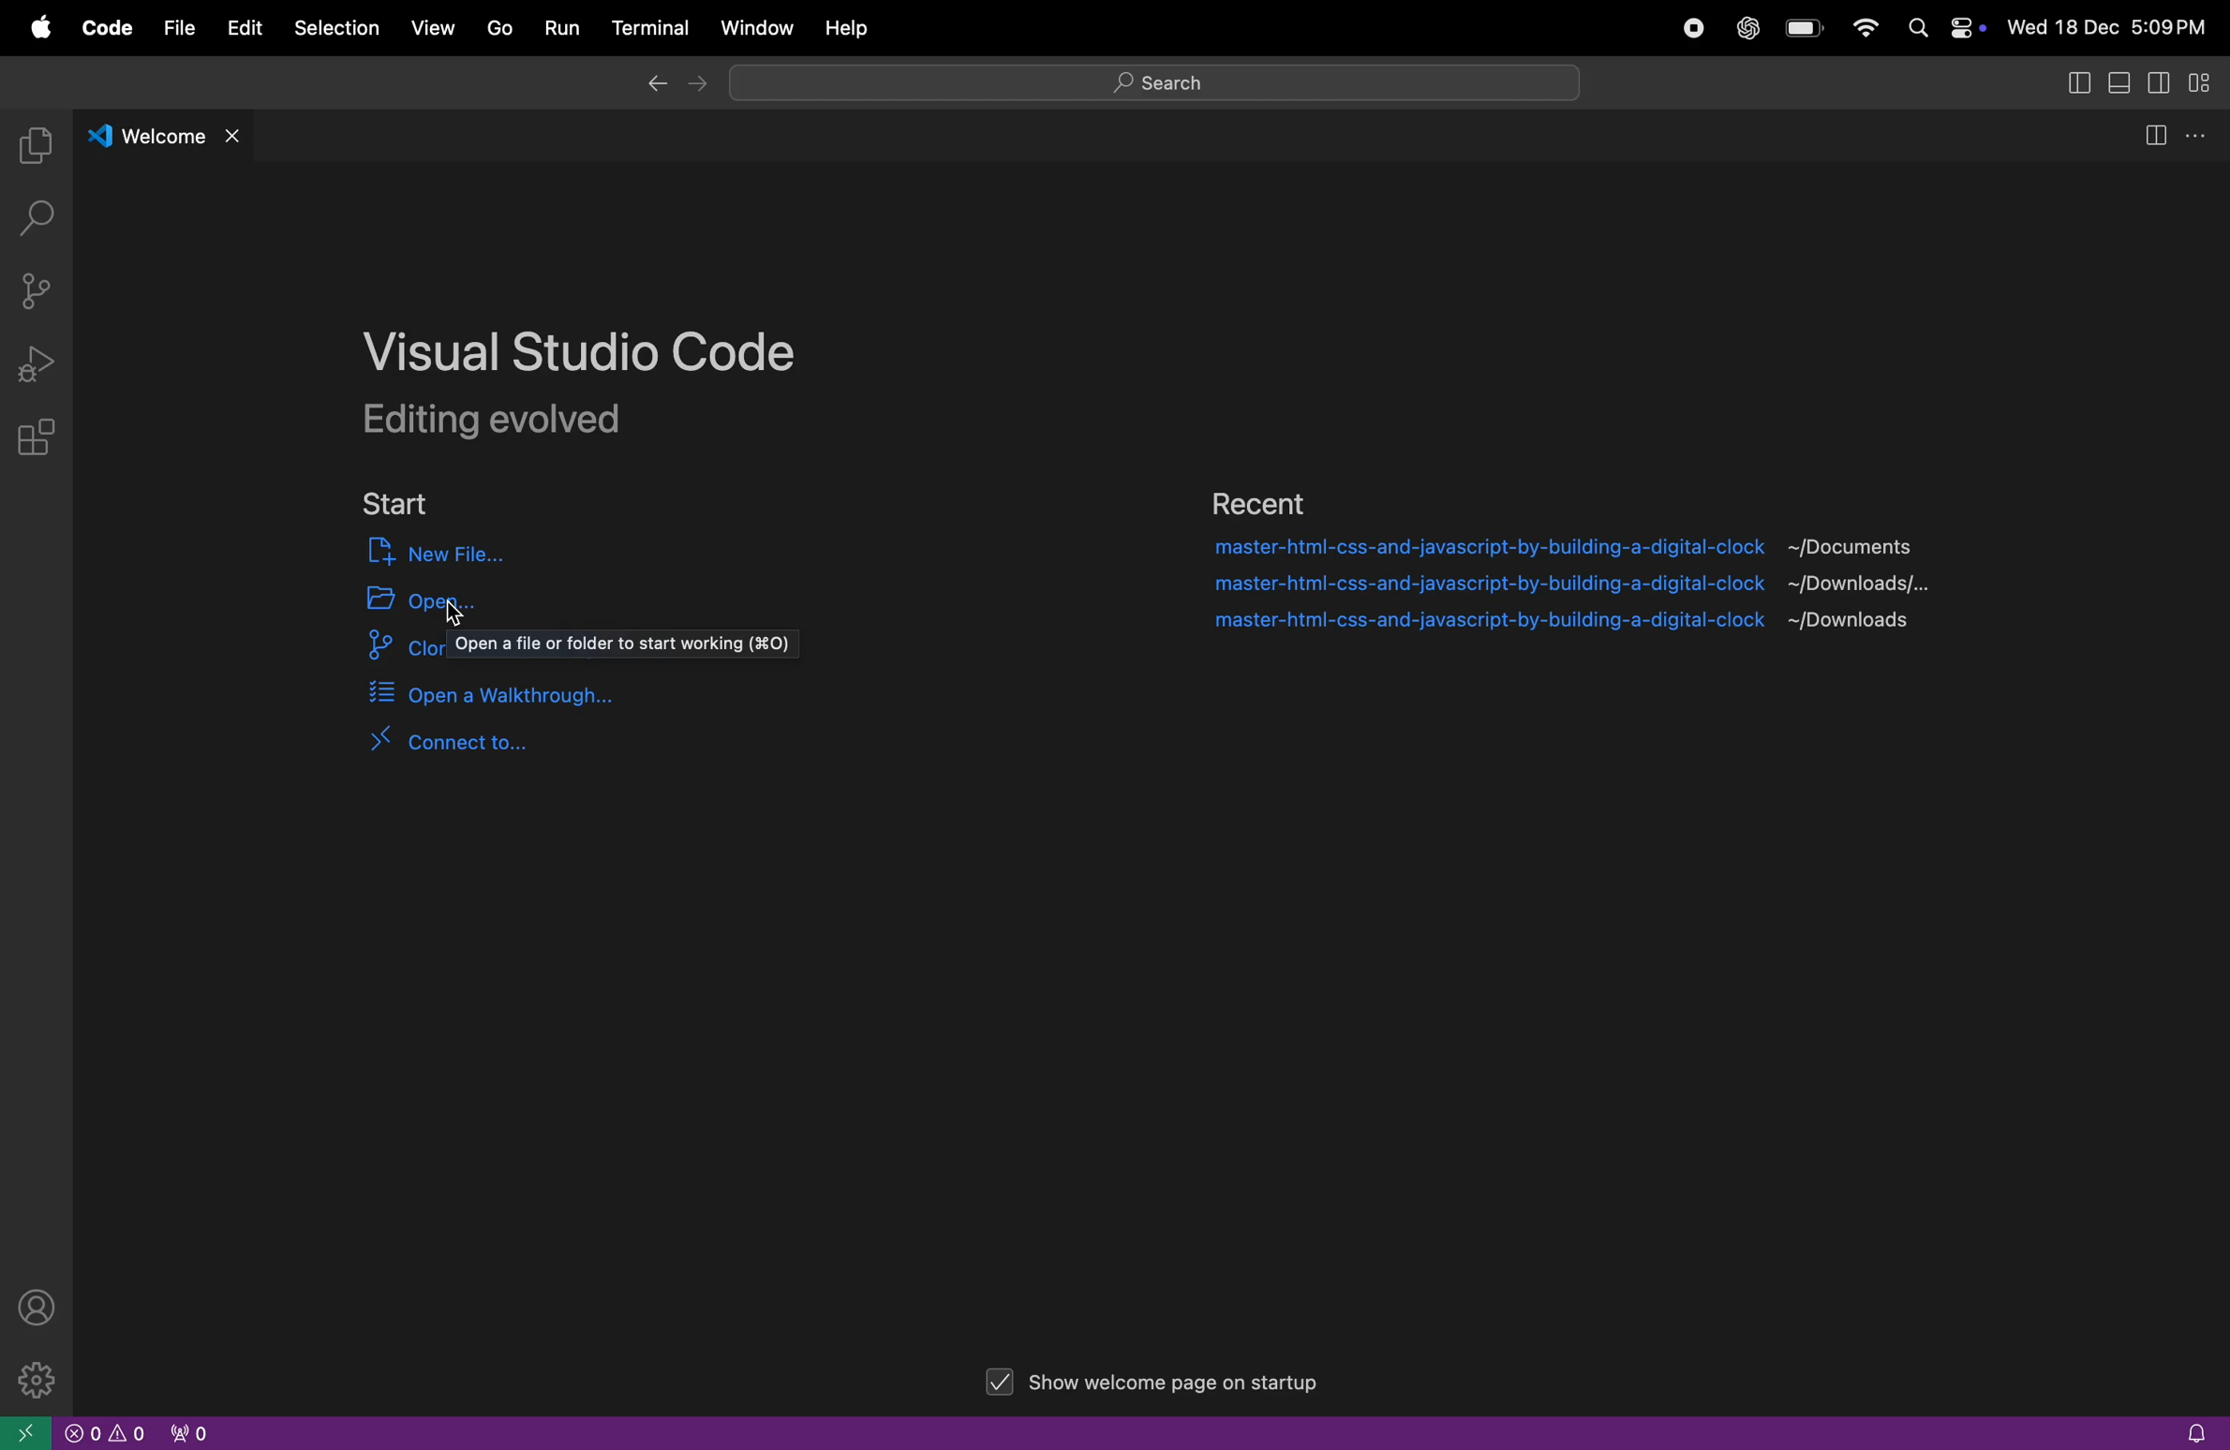 The height and width of the screenshot is (1450, 2230). I want to click on help, so click(848, 30).